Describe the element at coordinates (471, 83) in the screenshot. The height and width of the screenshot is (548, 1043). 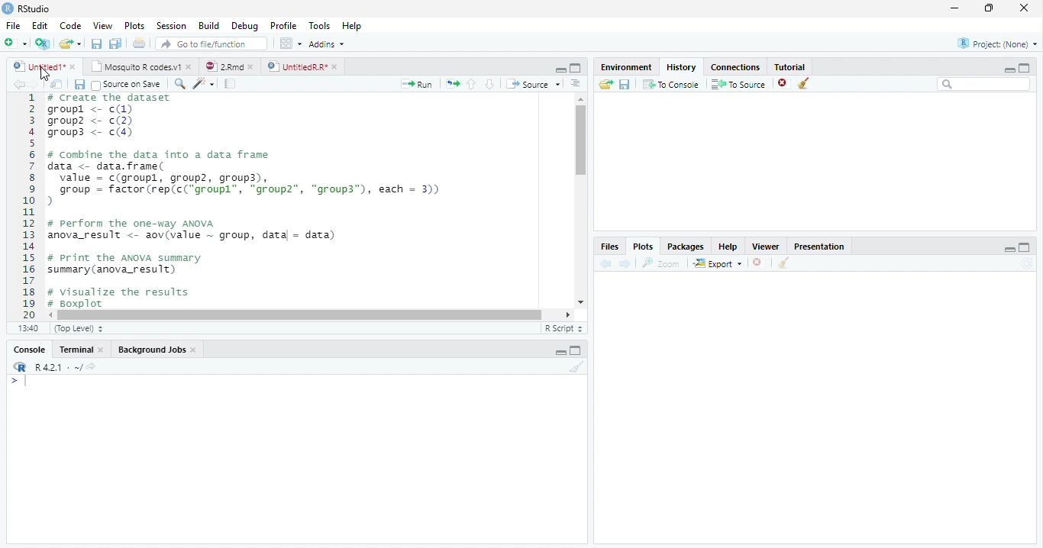
I see `Go to previous section` at that location.